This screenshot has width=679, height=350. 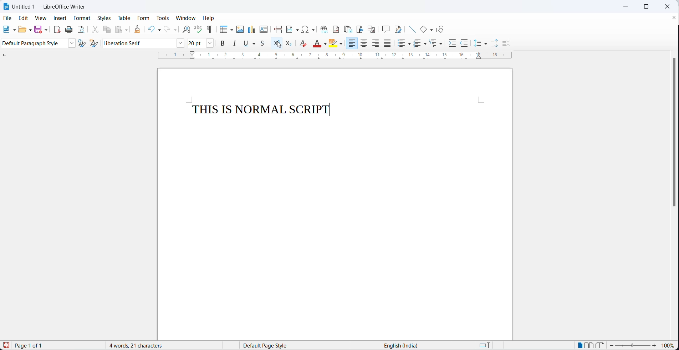 I want to click on font size, so click(x=197, y=43).